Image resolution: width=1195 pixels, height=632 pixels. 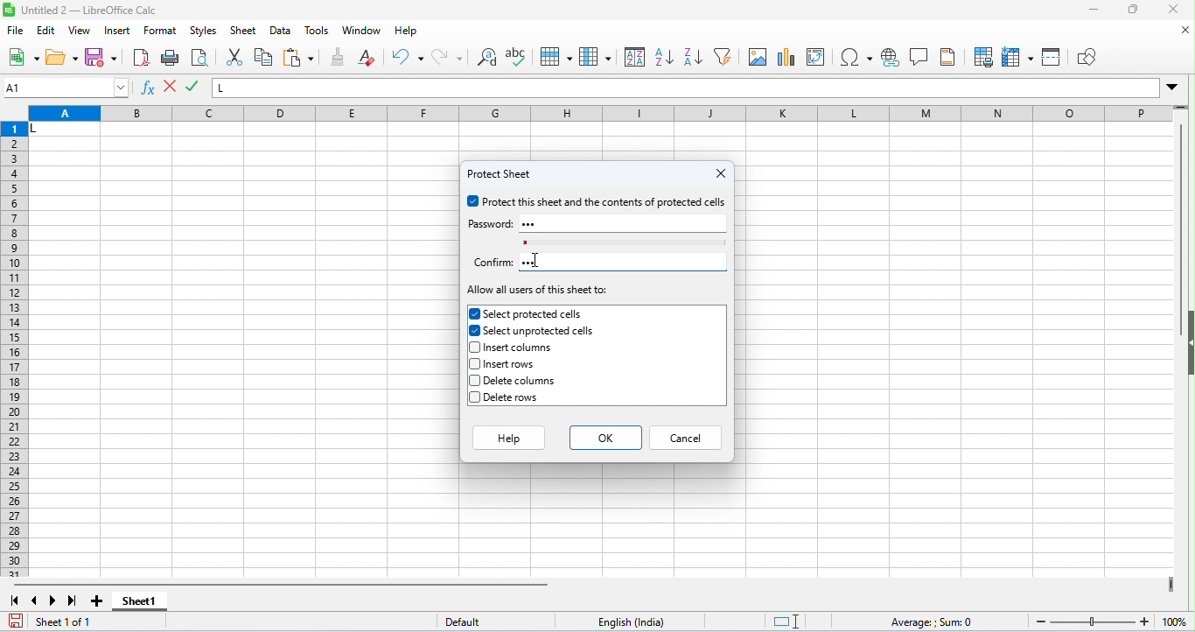 I want to click on add sheet, so click(x=100, y=601).